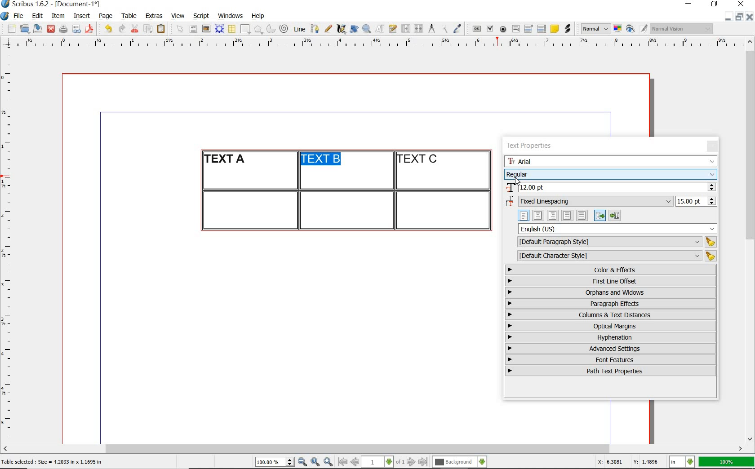 The width and height of the screenshot is (755, 469). I want to click on freehand line, so click(328, 29).